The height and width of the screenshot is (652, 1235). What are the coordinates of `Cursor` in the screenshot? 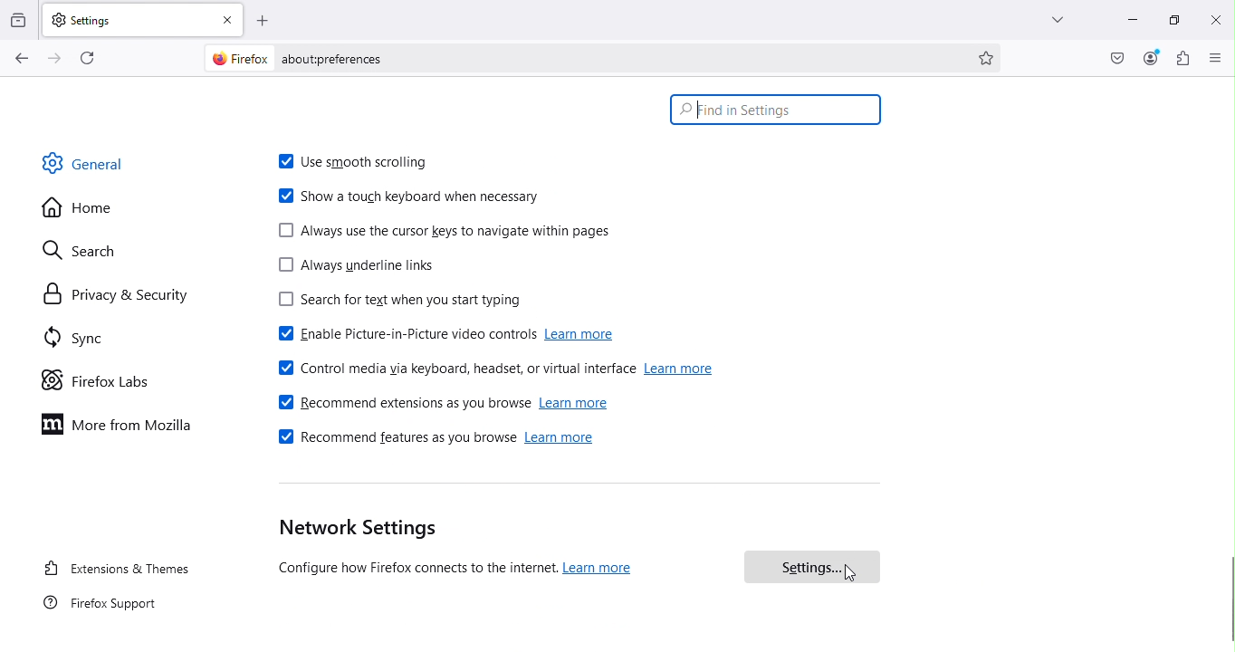 It's located at (850, 574).